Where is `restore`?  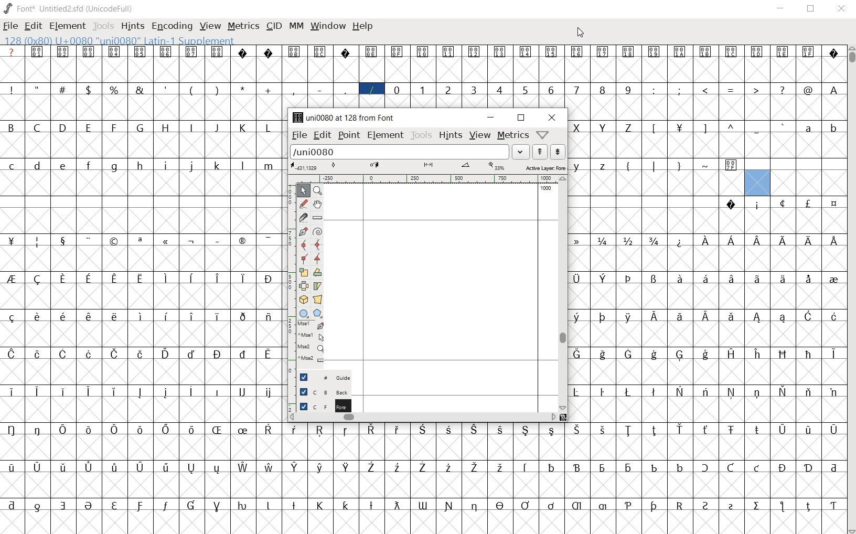
restore is located at coordinates (521, 118).